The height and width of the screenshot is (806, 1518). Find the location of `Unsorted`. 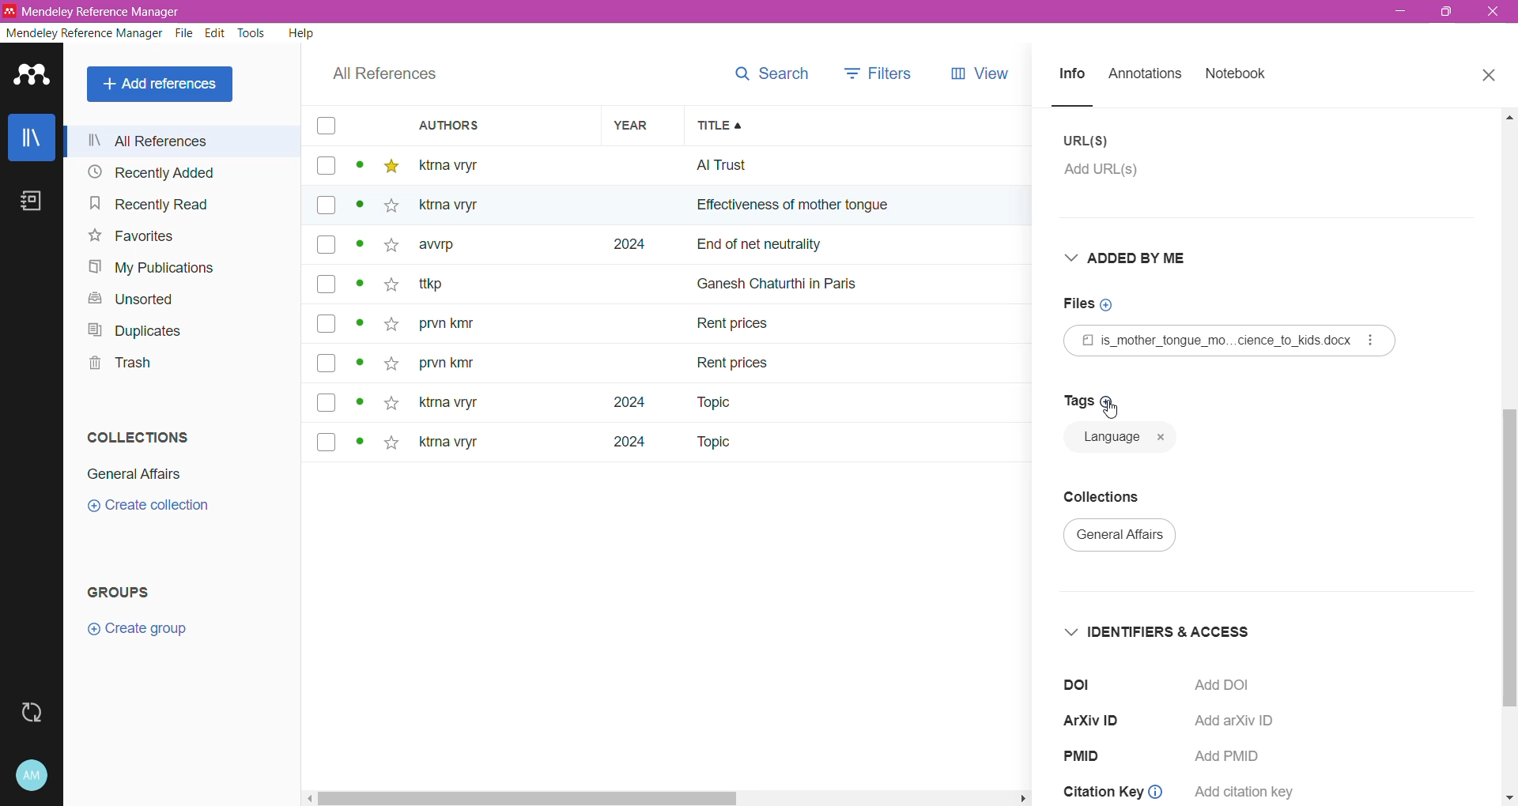

Unsorted is located at coordinates (137, 300).